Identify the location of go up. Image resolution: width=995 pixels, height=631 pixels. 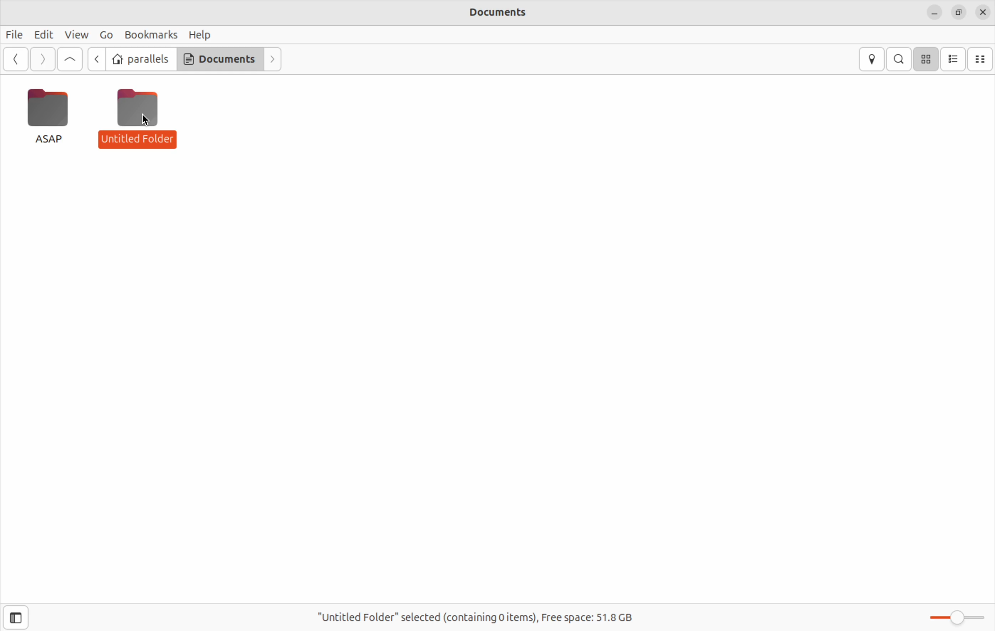
(69, 60).